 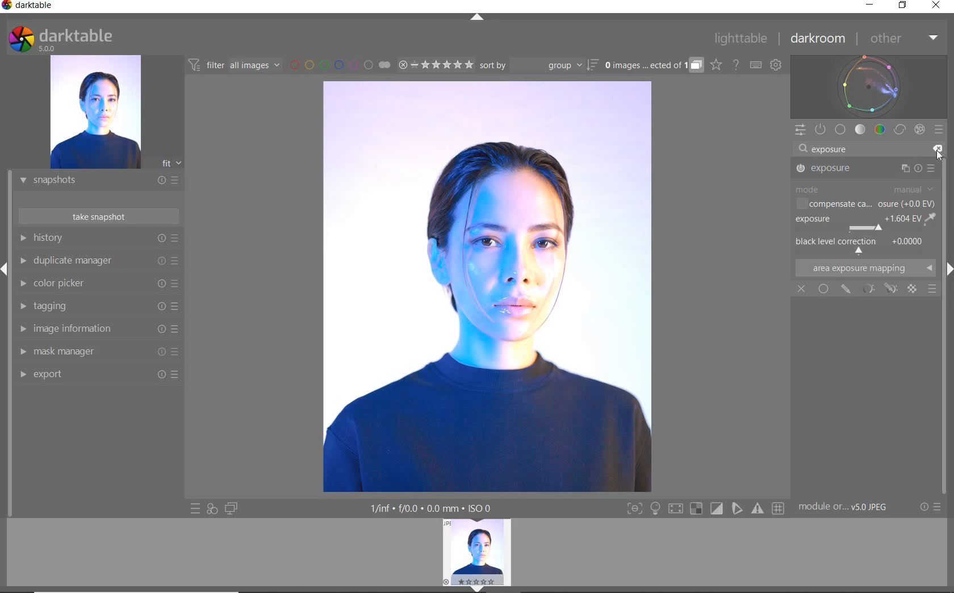 I want to click on Button, so click(x=717, y=509).